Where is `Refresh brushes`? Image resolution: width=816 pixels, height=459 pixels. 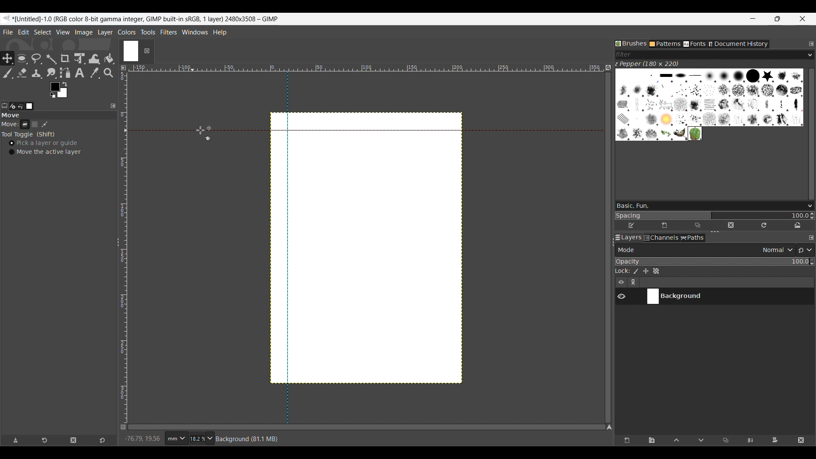
Refresh brushes is located at coordinates (764, 226).